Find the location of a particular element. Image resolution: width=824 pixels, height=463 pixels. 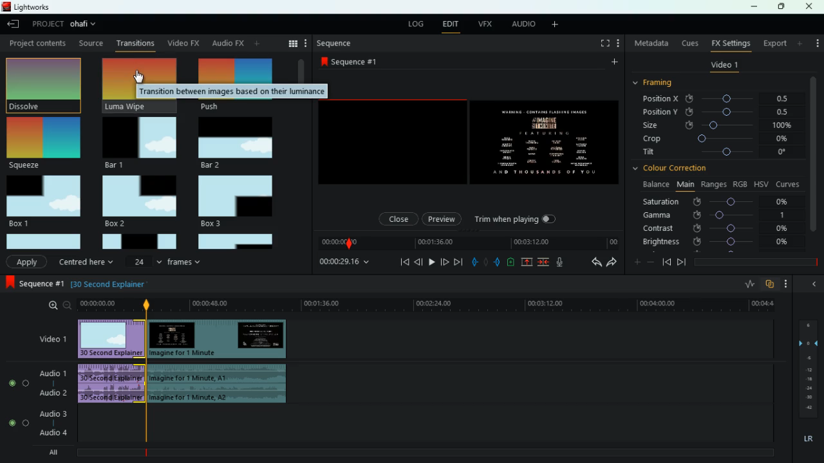

box 2 is located at coordinates (139, 201).